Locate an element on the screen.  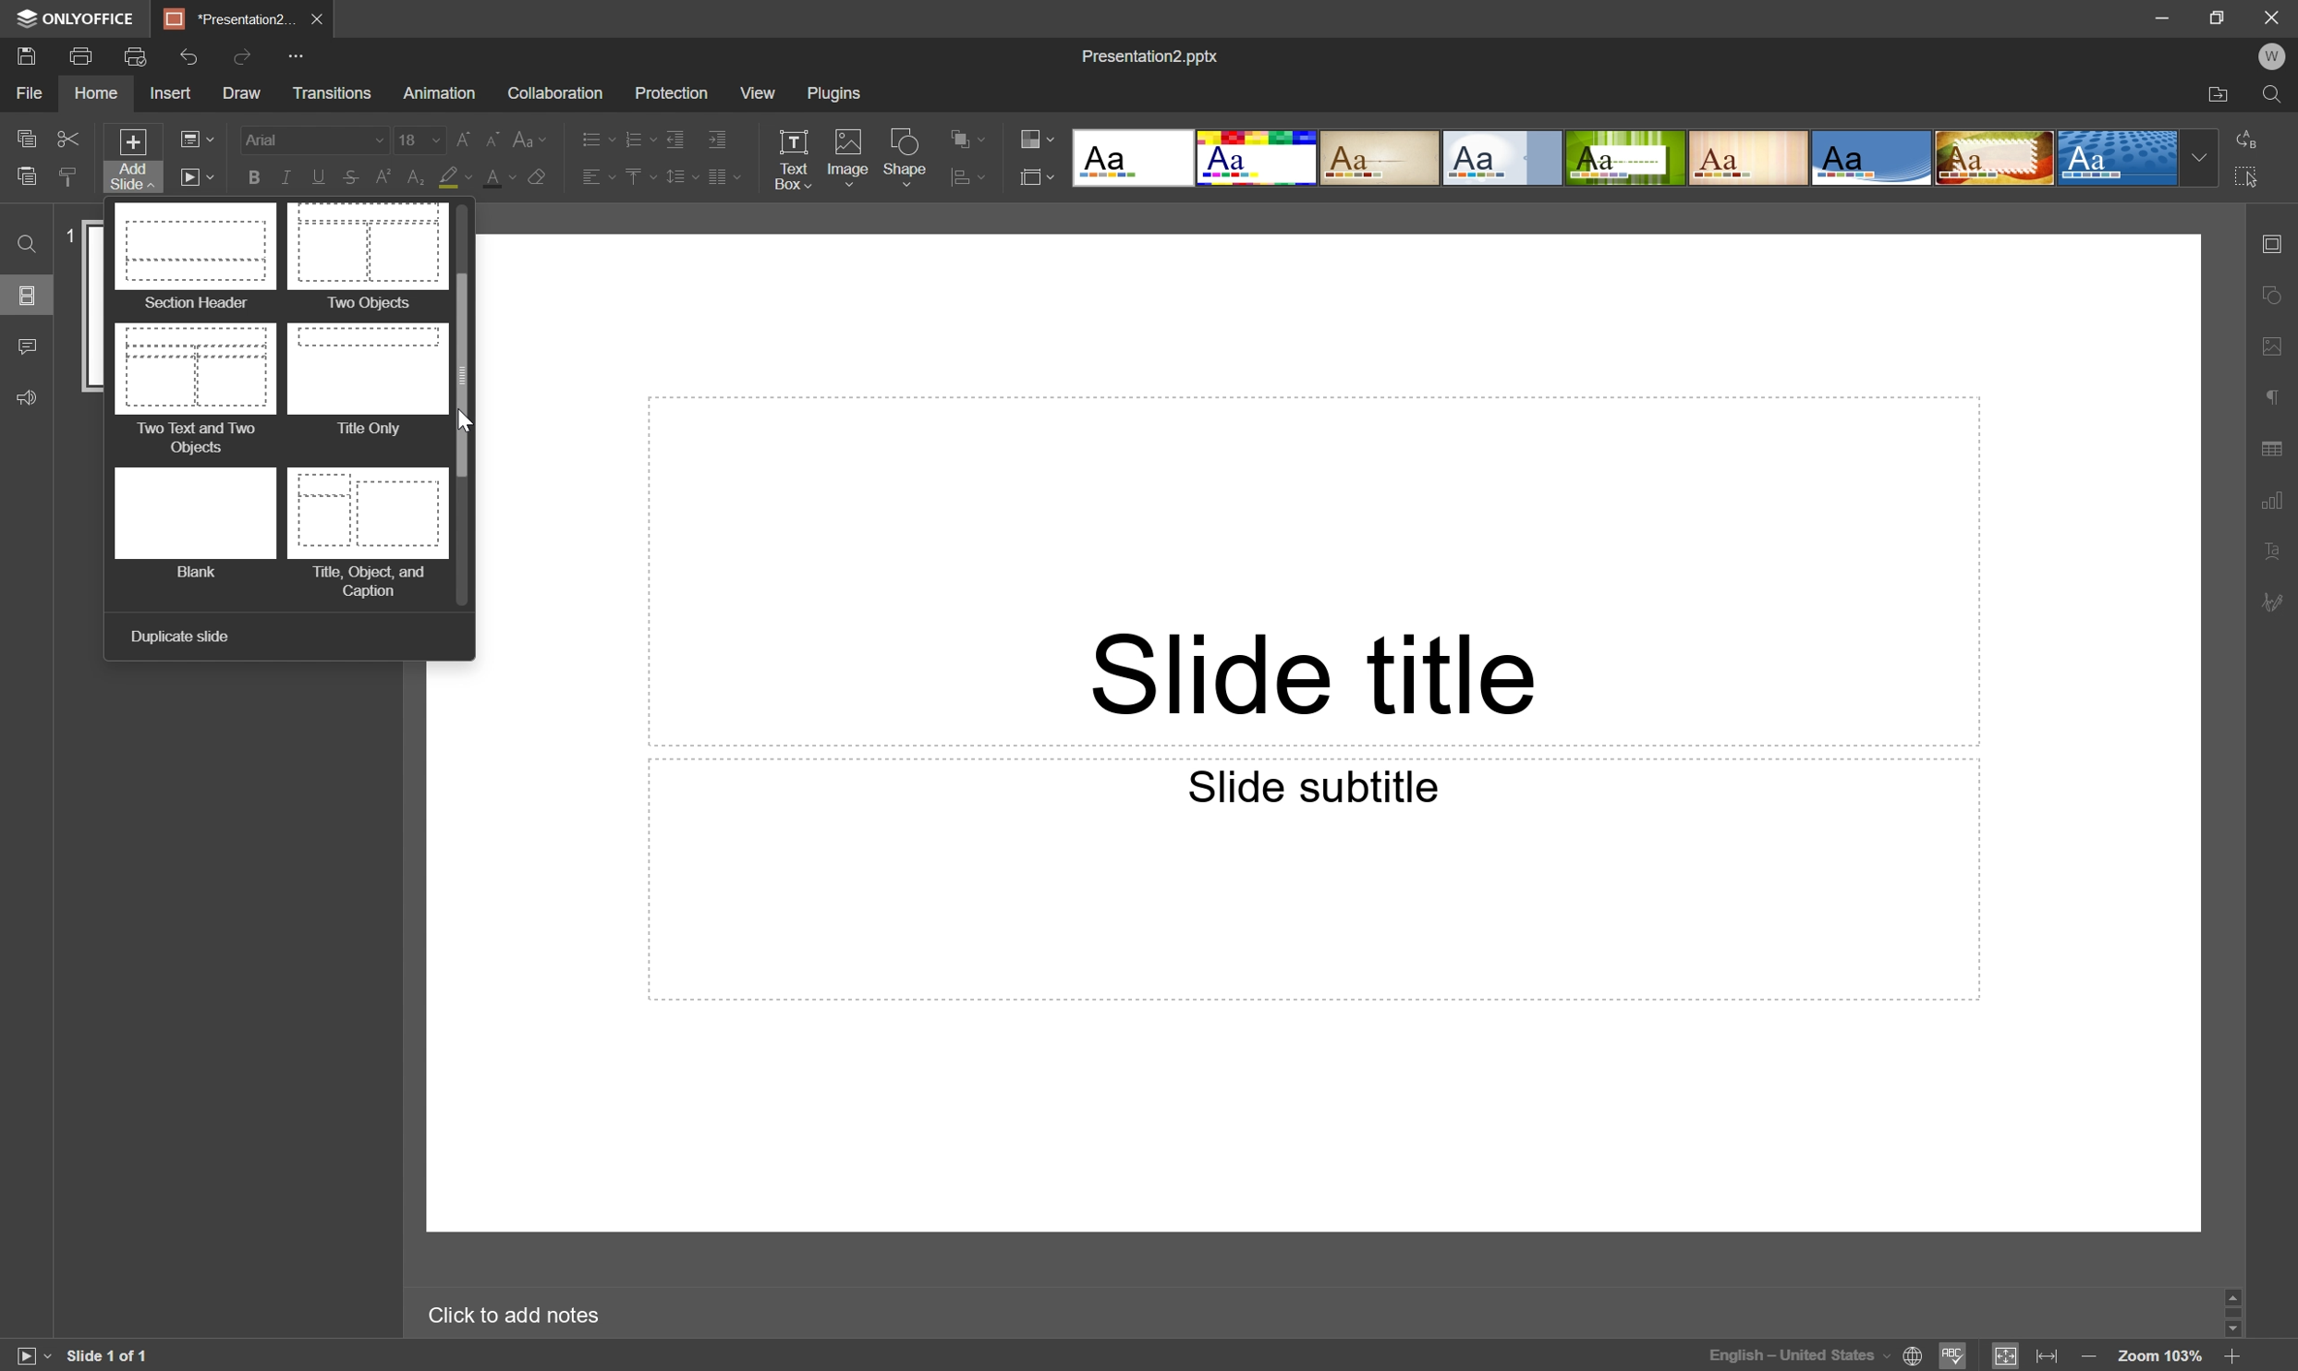
Superscript is located at coordinates (383, 177).